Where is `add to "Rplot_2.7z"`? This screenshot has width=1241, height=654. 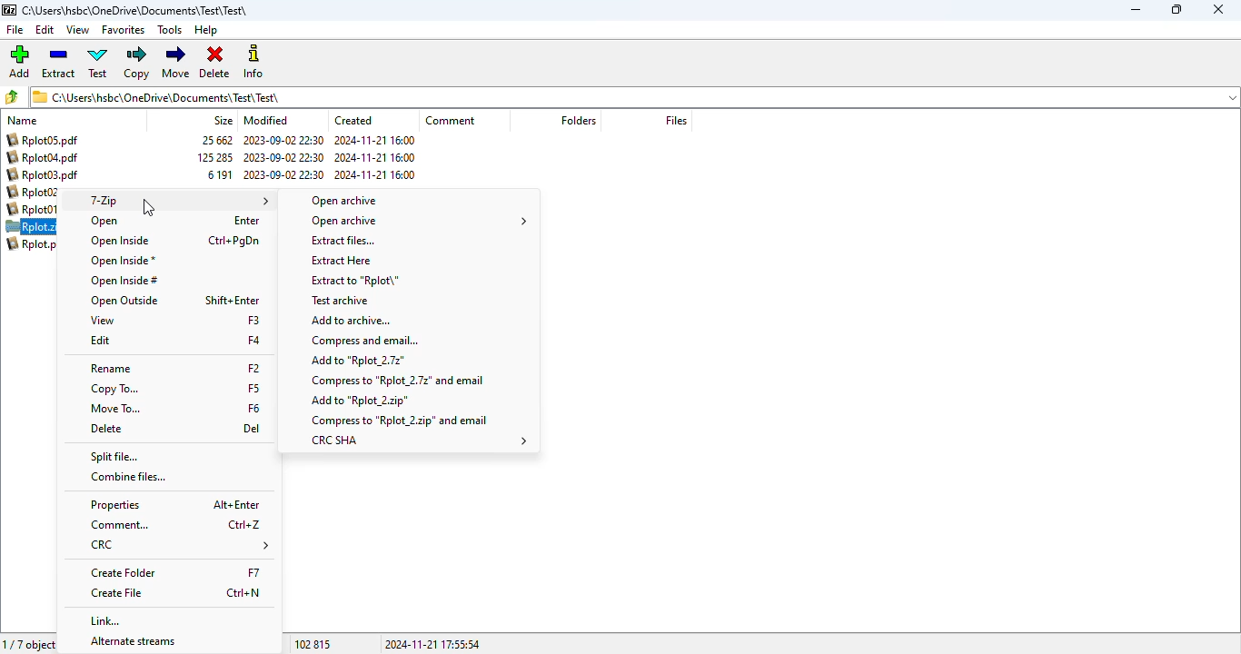 add to "Rplot_2.7z" is located at coordinates (359, 362).